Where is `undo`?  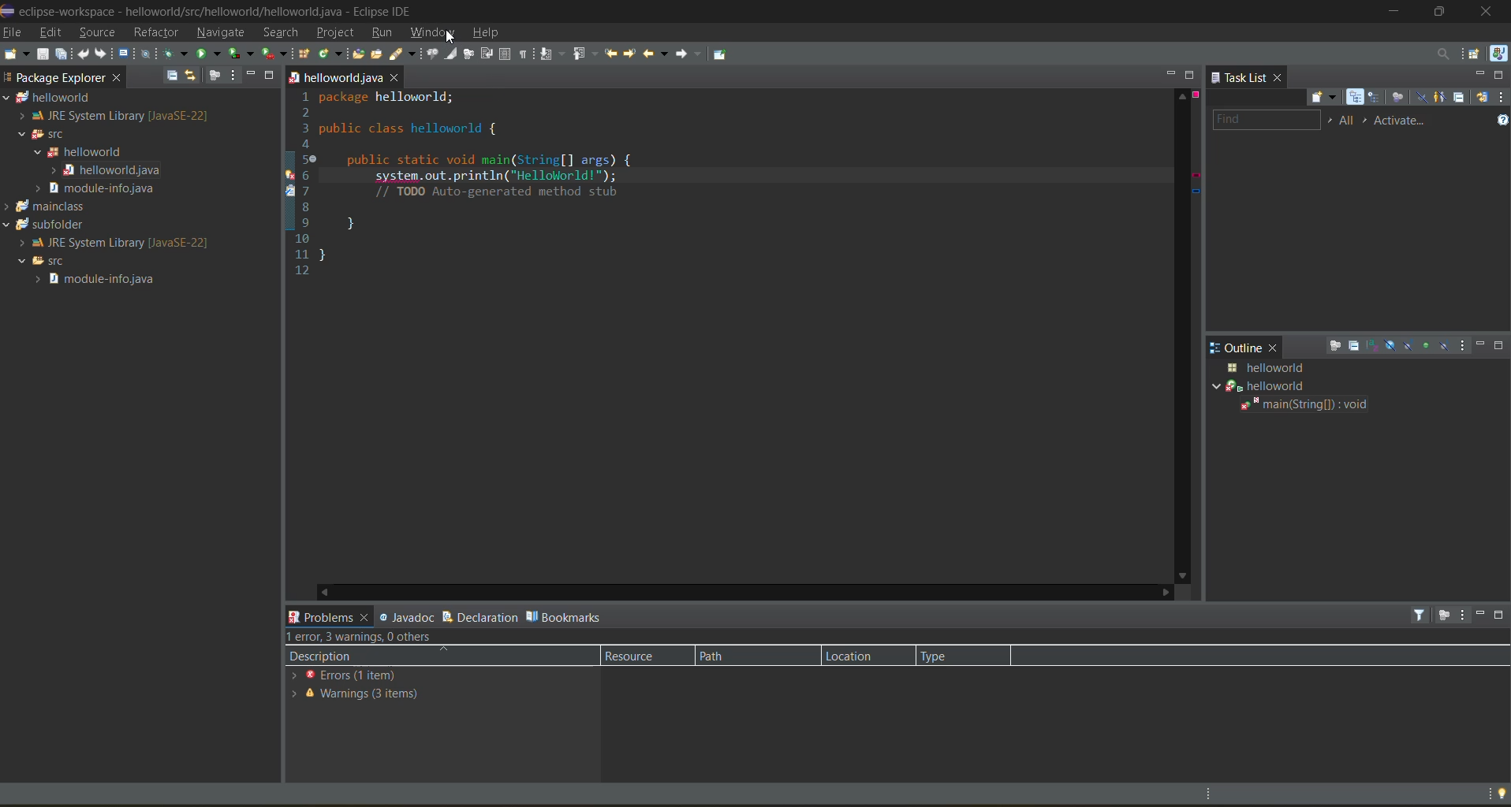 undo is located at coordinates (82, 56).